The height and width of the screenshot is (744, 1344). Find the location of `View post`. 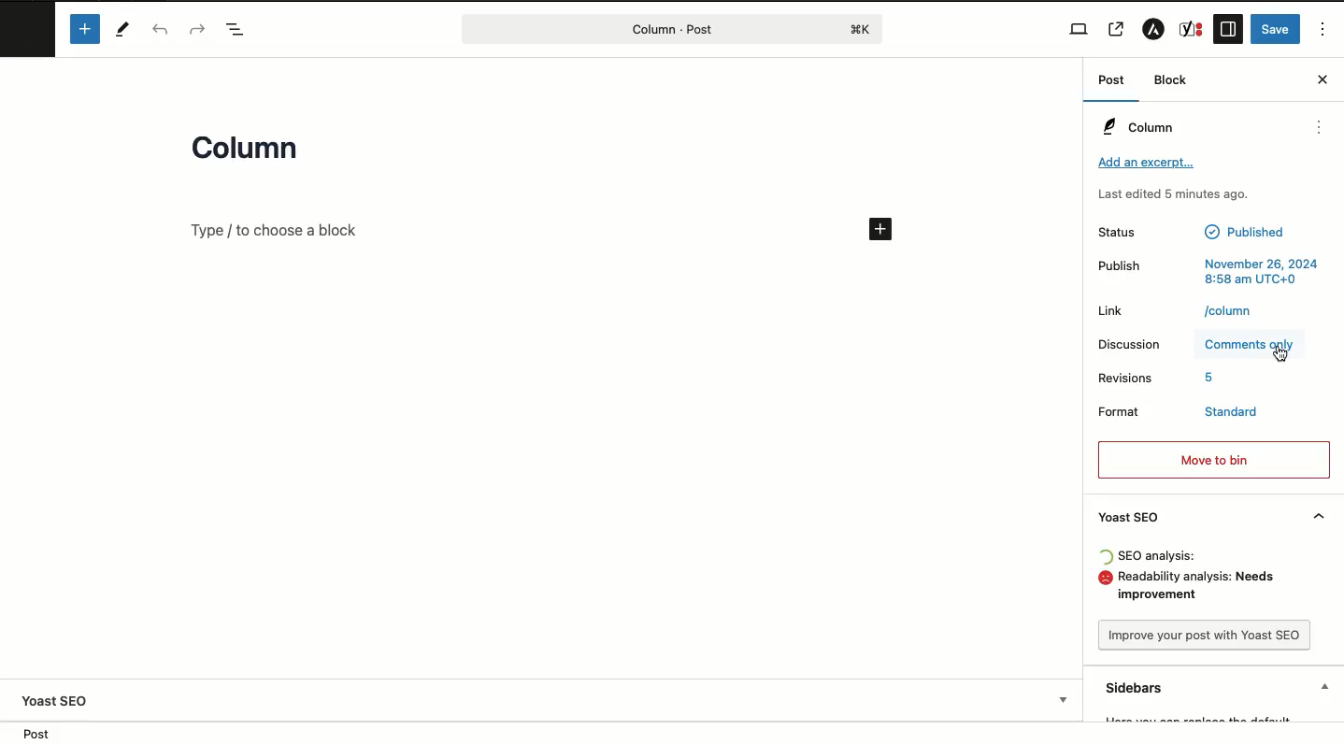

View post is located at coordinates (1117, 29).